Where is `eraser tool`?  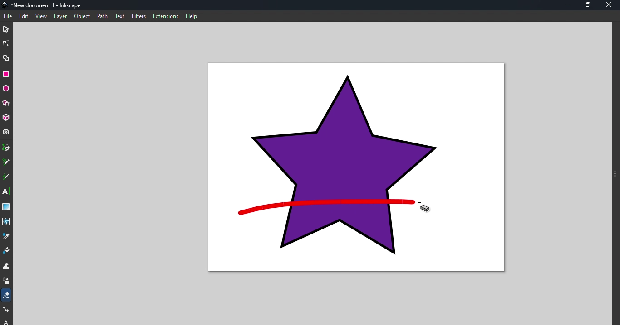 eraser tool is located at coordinates (7, 295).